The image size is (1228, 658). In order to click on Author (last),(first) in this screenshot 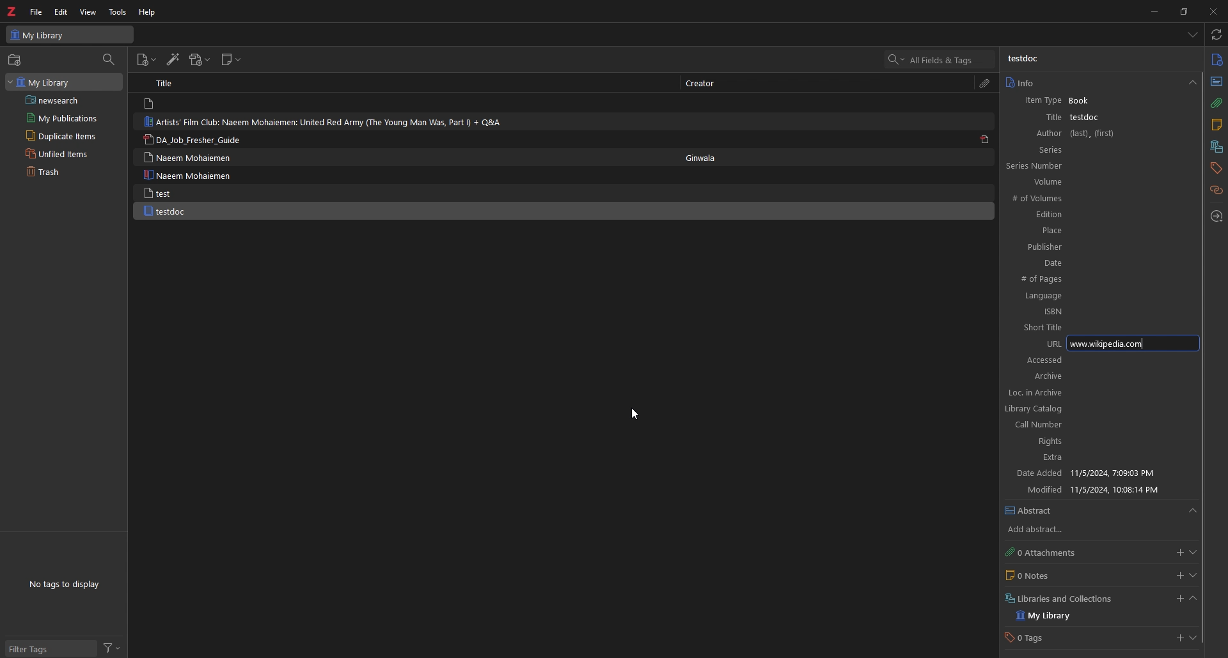, I will do `click(1074, 134)`.